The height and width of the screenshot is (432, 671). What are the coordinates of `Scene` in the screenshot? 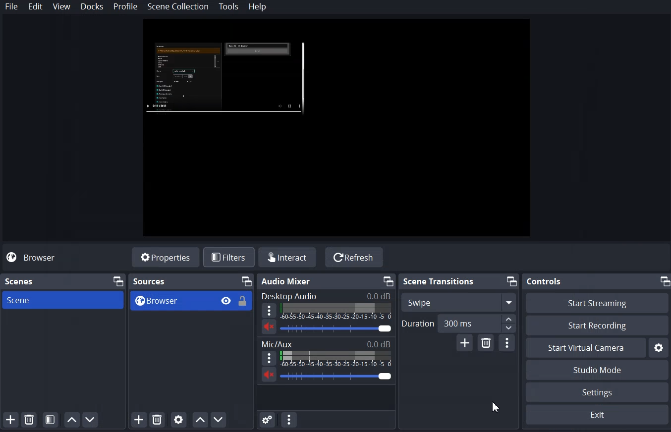 It's located at (20, 281).